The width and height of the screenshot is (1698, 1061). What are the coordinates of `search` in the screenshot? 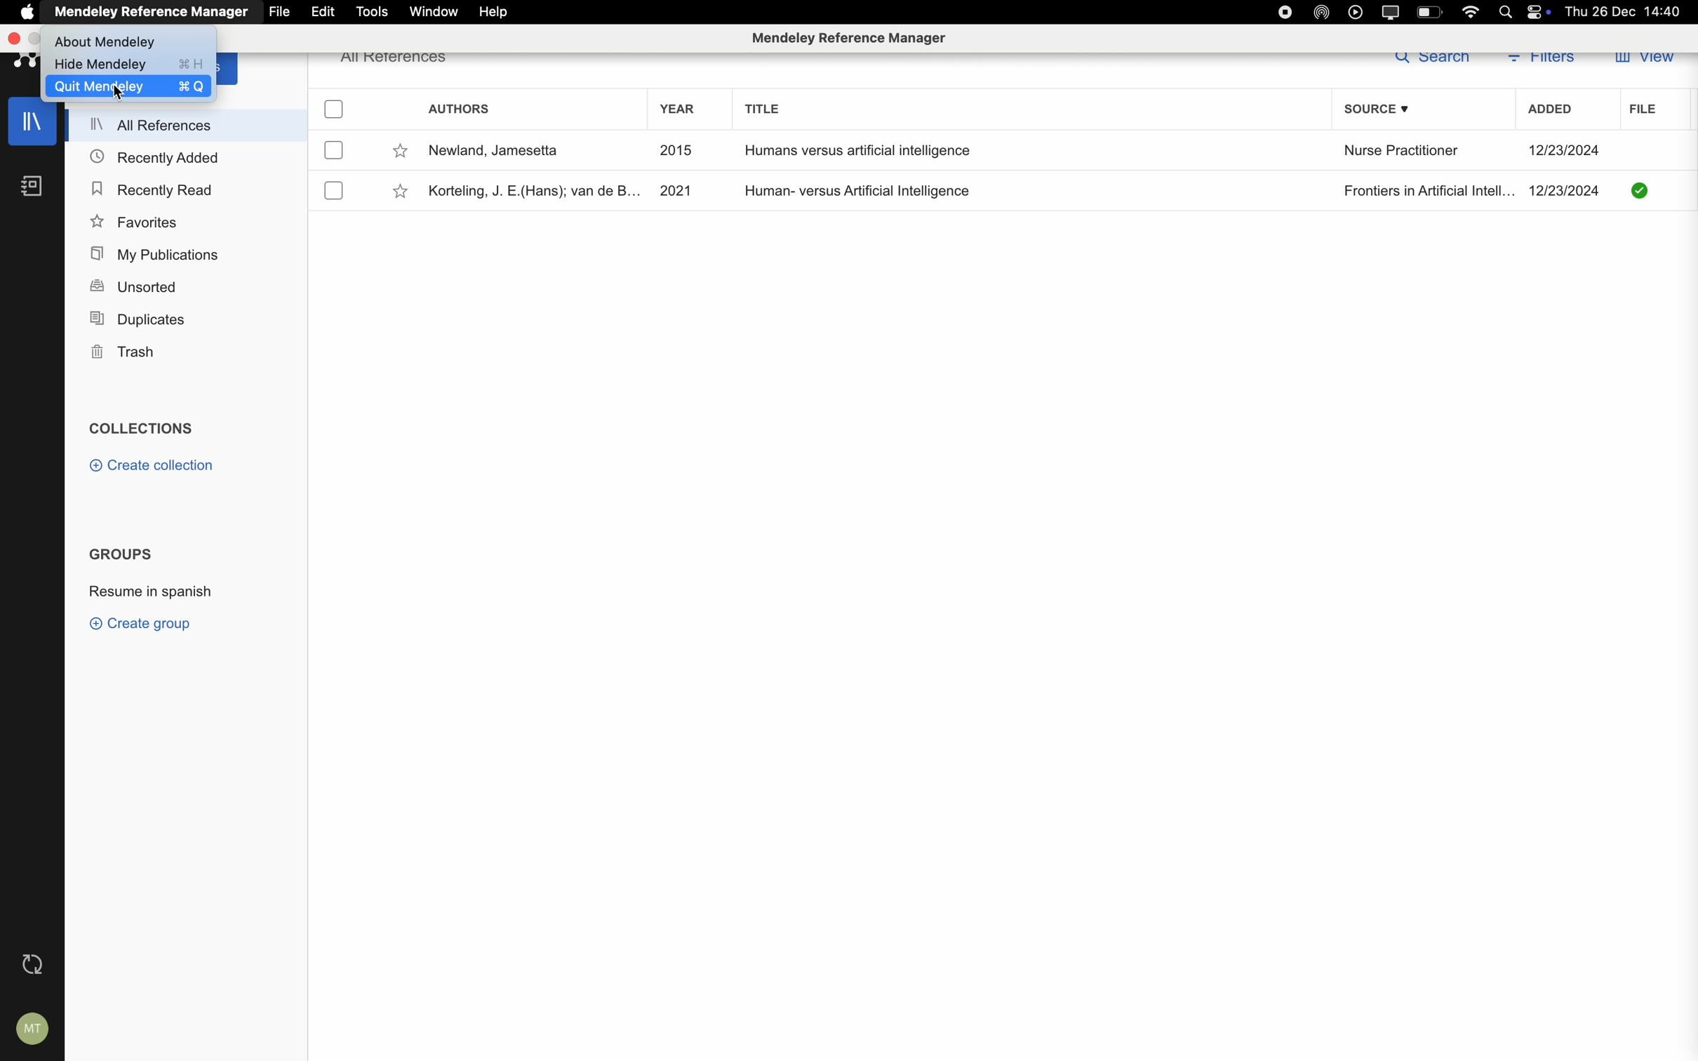 It's located at (1431, 60).